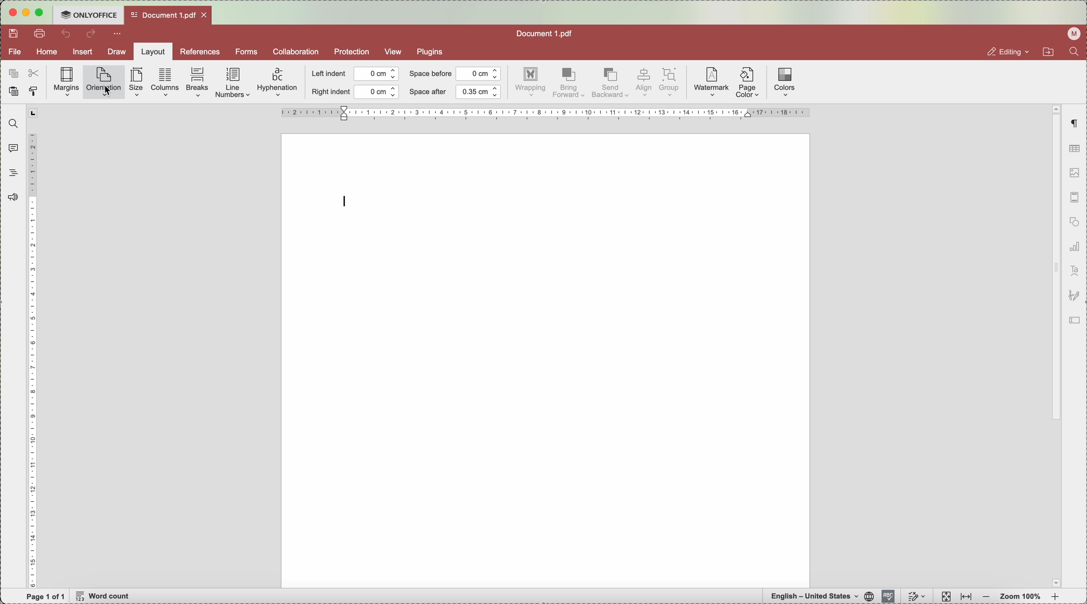 The image size is (1087, 604). Describe the element at coordinates (11, 148) in the screenshot. I see `comments` at that location.